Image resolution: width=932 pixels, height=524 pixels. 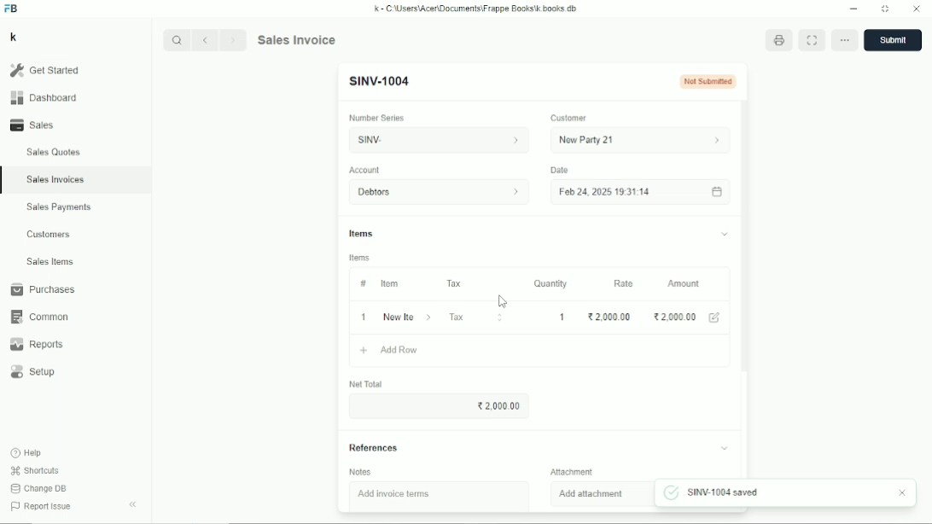 I want to click on Close, so click(x=917, y=9).